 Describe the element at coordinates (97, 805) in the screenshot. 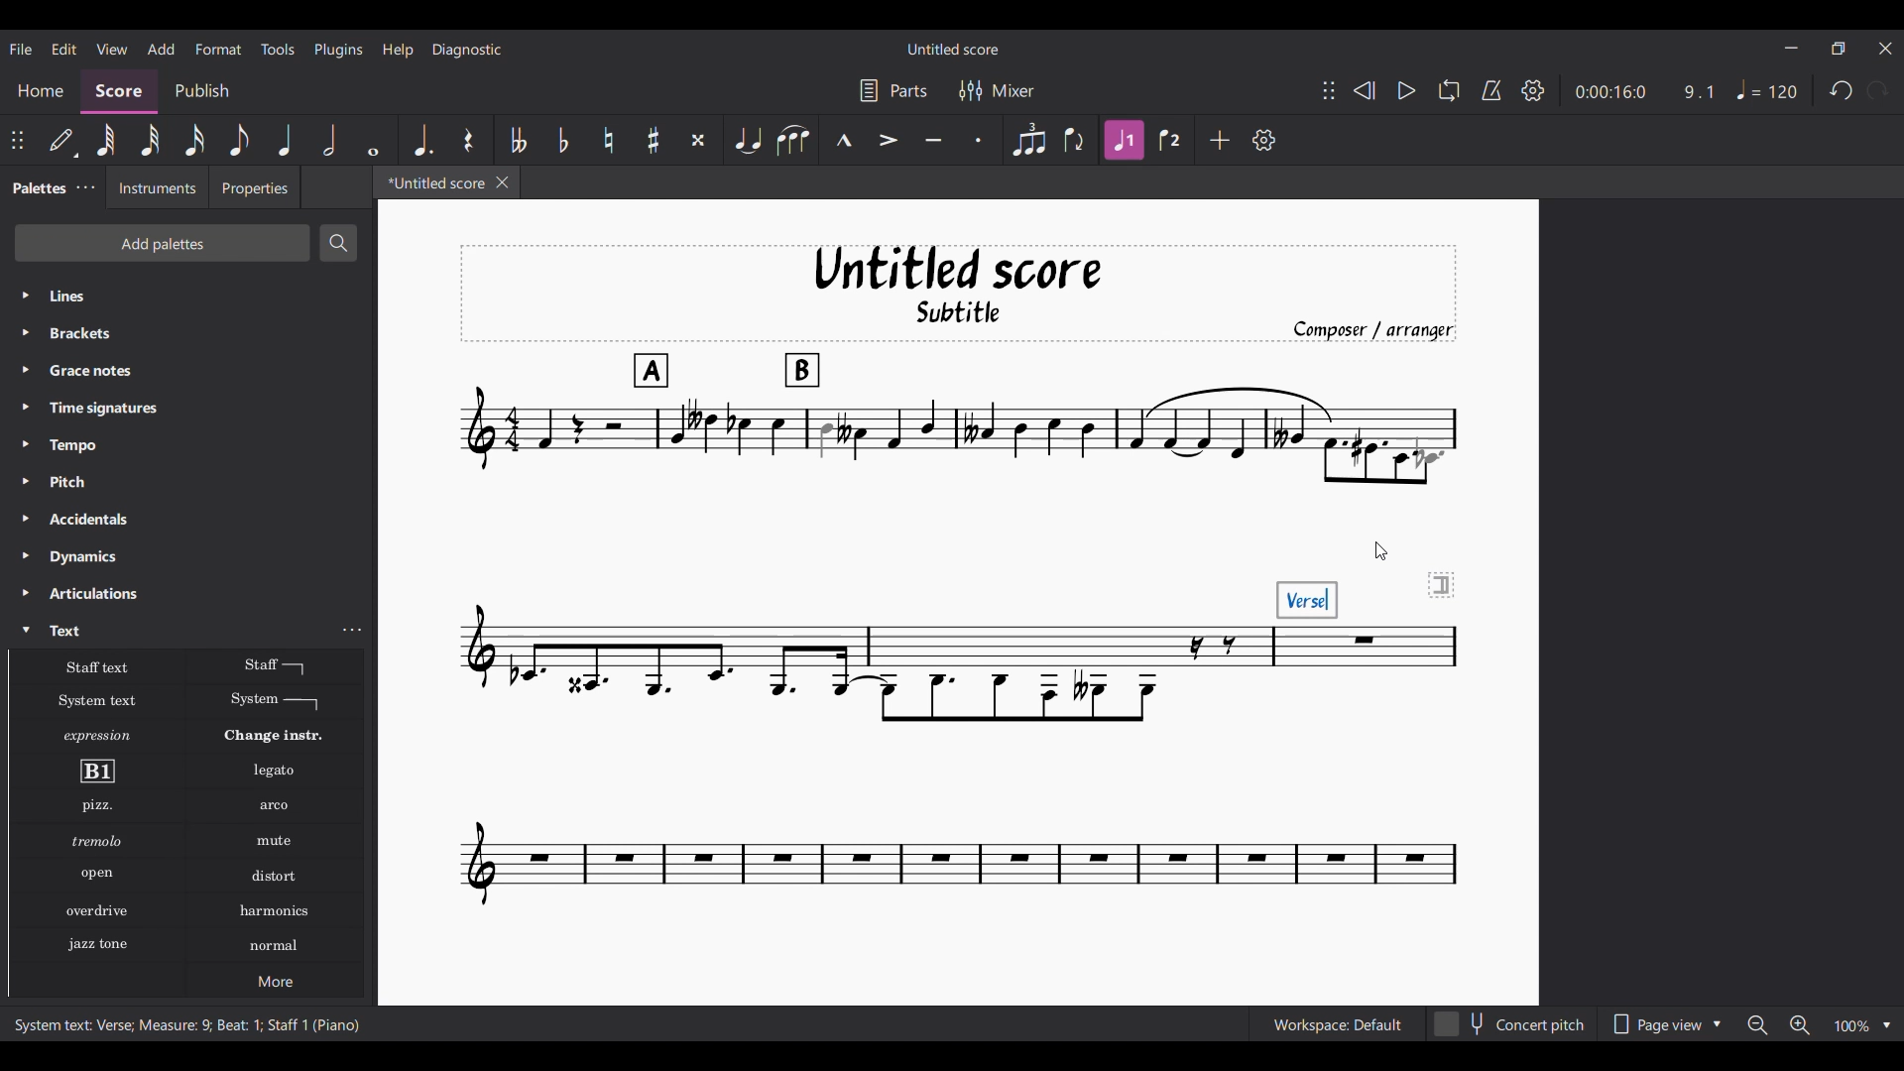

I see `Pizzicato` at that location.